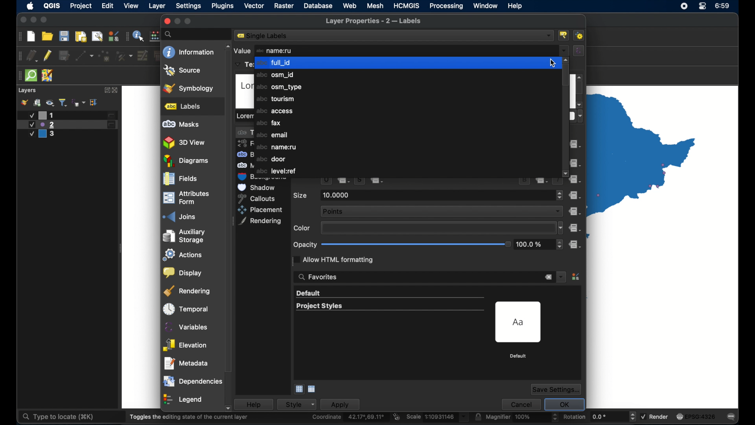 The height and width of the screenshot is (425, 755). Describe the element at coordinates (31, 6) in the screenshot. I see `apple icon` at that location.